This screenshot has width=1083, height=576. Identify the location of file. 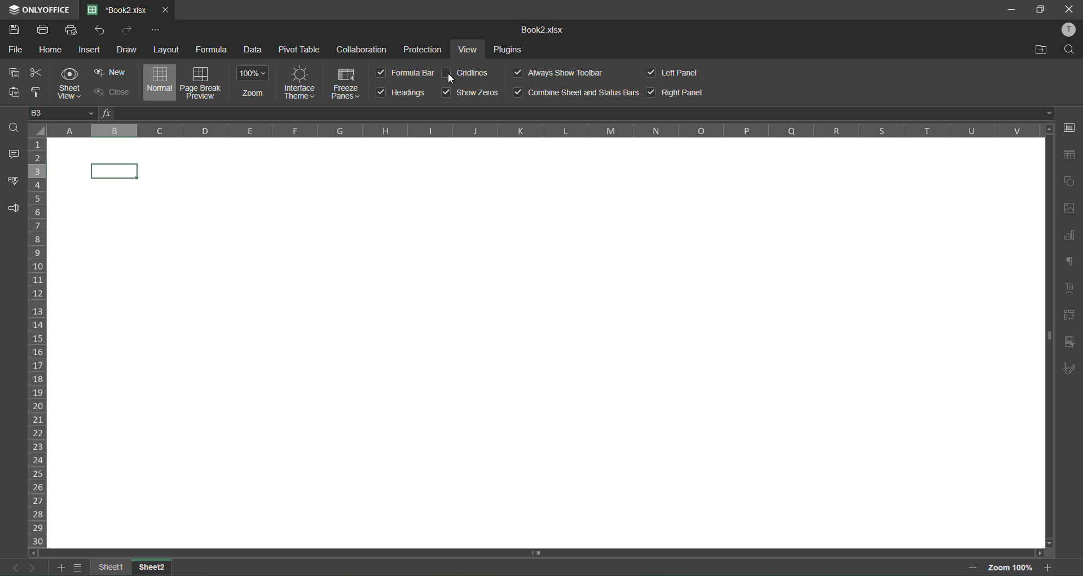
(18, 50).